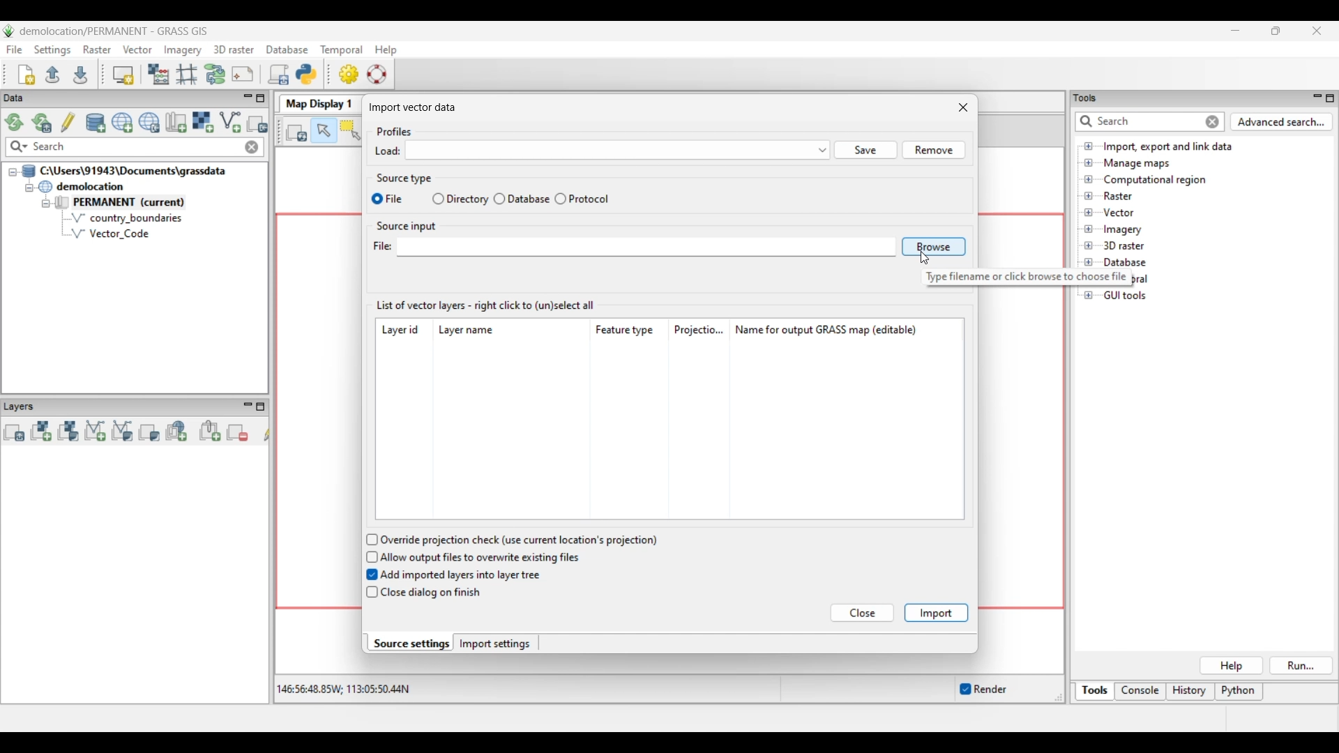  Describe the element at coordinates (1088, 229) in the screenshot. I see `Click to open files under Imagery` at that location.